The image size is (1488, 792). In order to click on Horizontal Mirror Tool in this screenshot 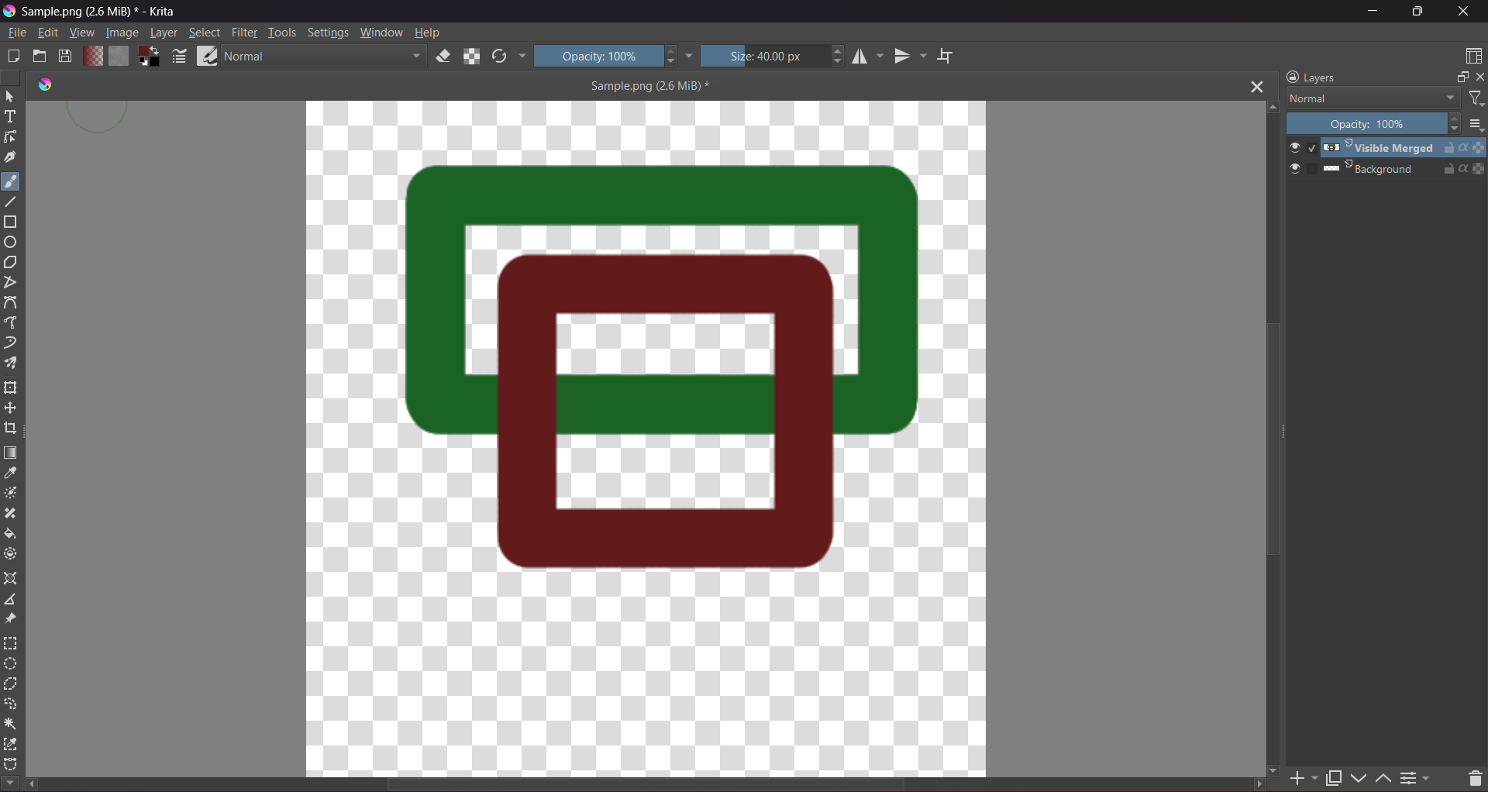, I will do `click(867, 57)`.